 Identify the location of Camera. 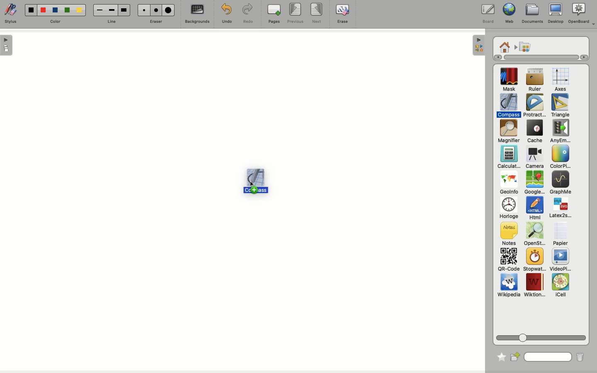
(534, 157).